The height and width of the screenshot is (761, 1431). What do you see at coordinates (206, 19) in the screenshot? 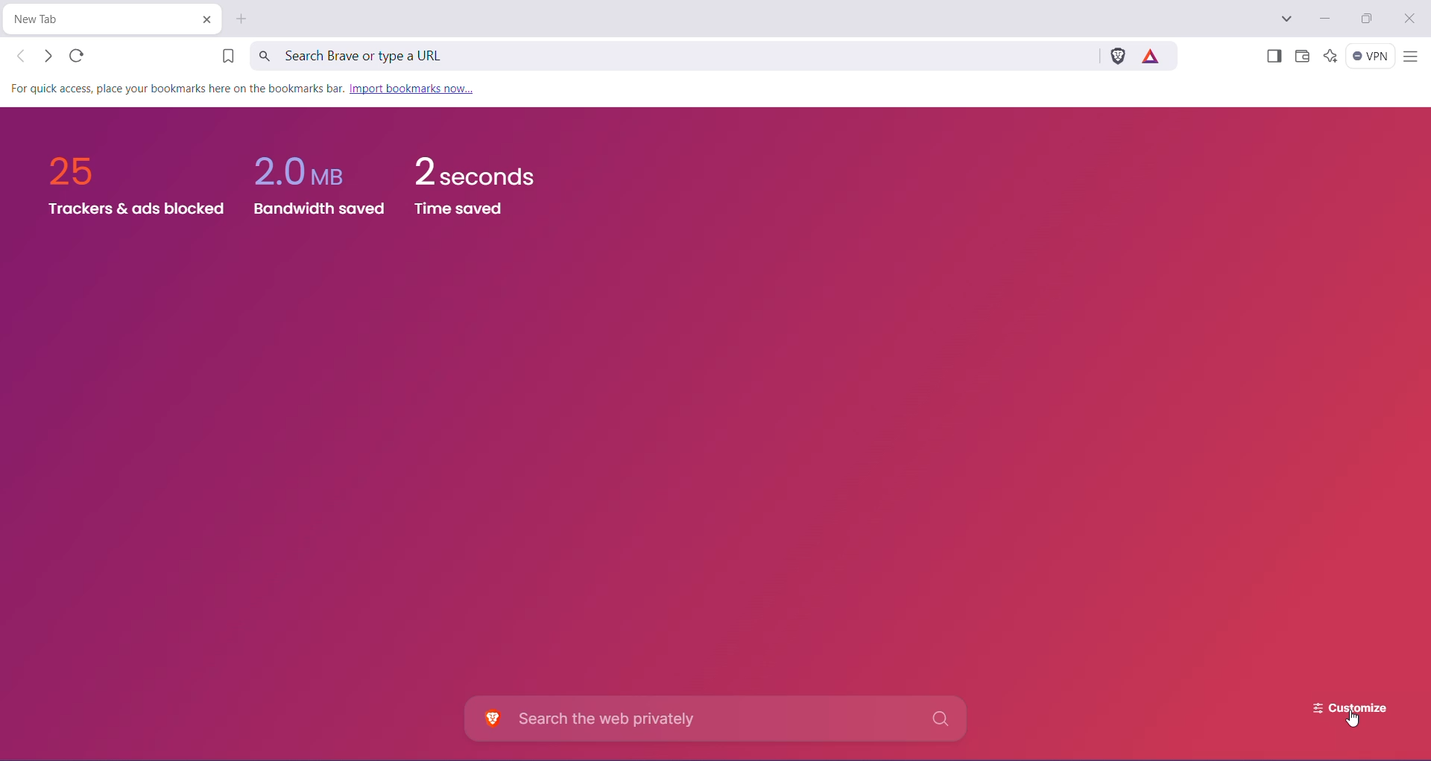
I see `Close Tab` at bounding box center [206, 19].